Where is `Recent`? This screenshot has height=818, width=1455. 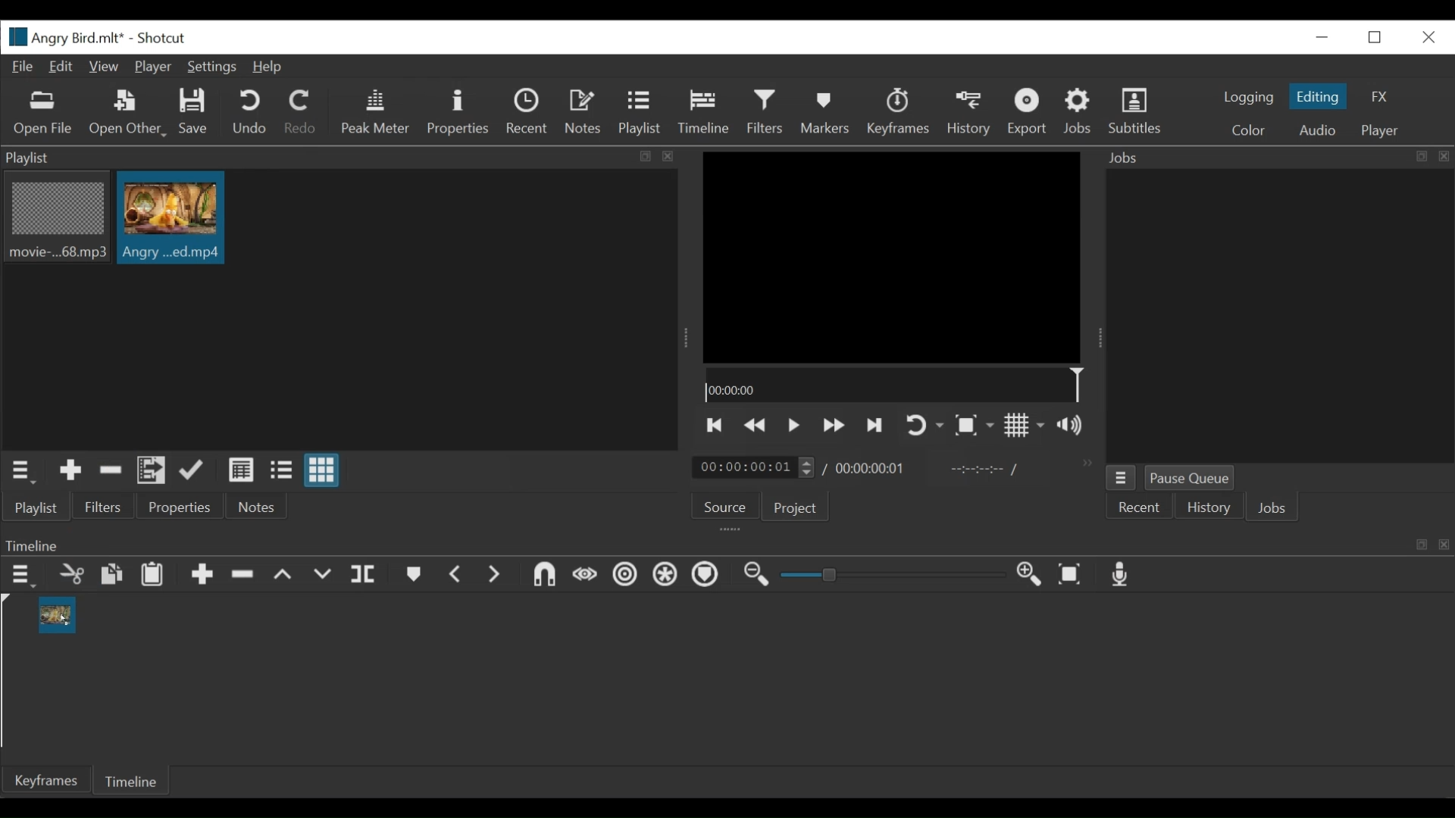
Recent is located at coordinates (529, 114).